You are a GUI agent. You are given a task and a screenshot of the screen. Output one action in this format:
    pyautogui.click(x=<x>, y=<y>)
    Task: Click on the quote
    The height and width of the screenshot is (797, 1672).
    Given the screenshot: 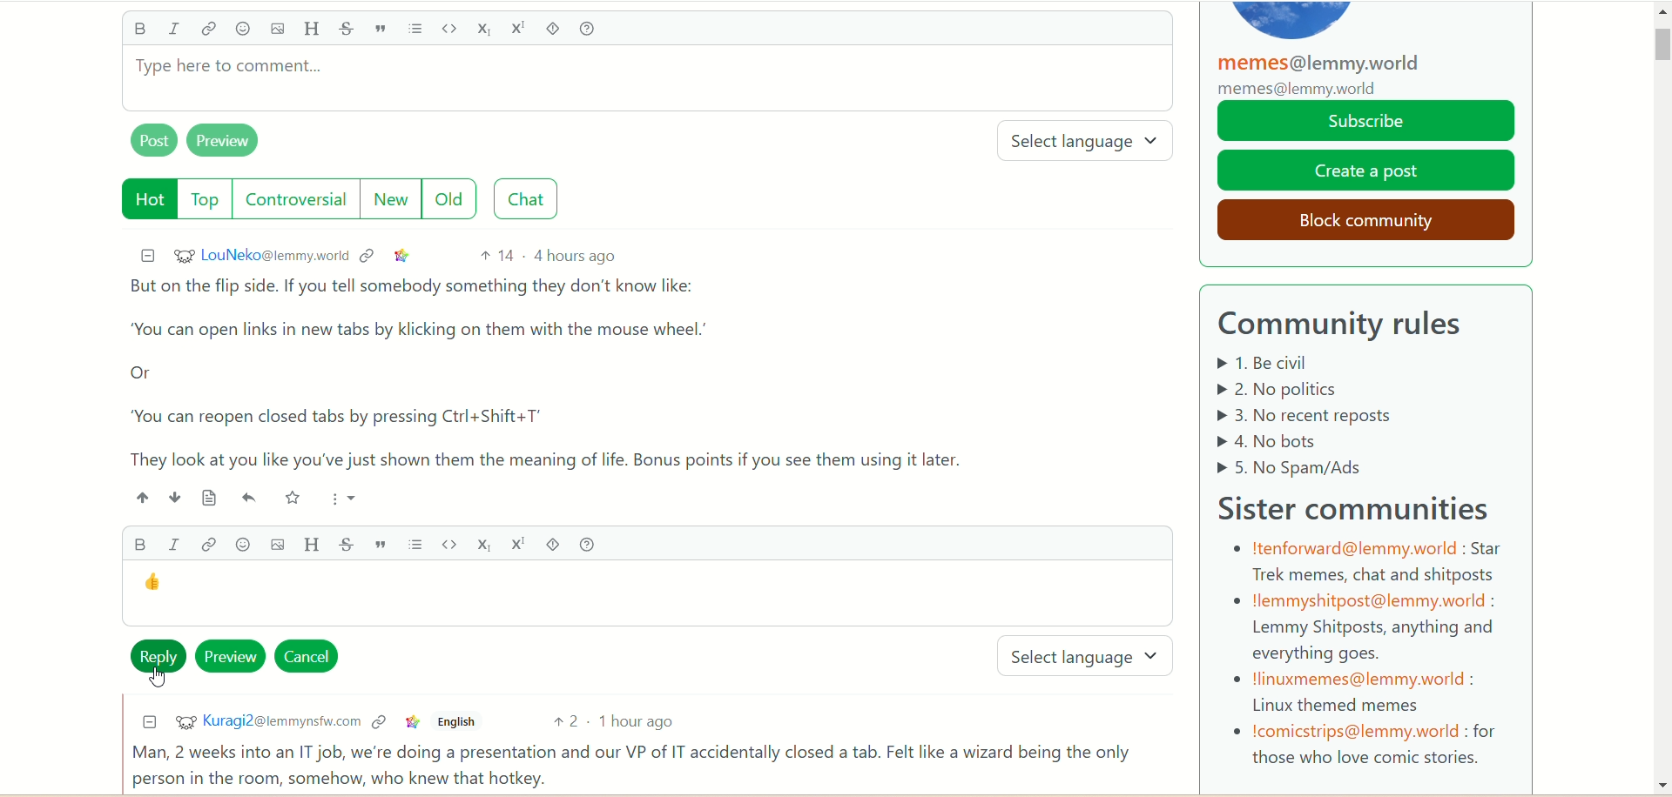 What is the action you would take?
    pyautogui.click(x=385, y=30)
    